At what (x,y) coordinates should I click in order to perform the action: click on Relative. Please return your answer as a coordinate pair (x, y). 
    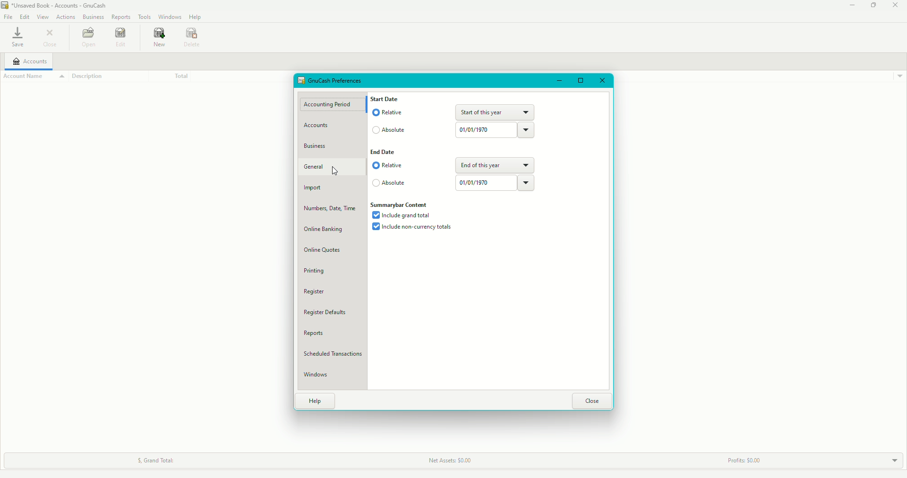
    Looking at the image, I should click on (392, 165).